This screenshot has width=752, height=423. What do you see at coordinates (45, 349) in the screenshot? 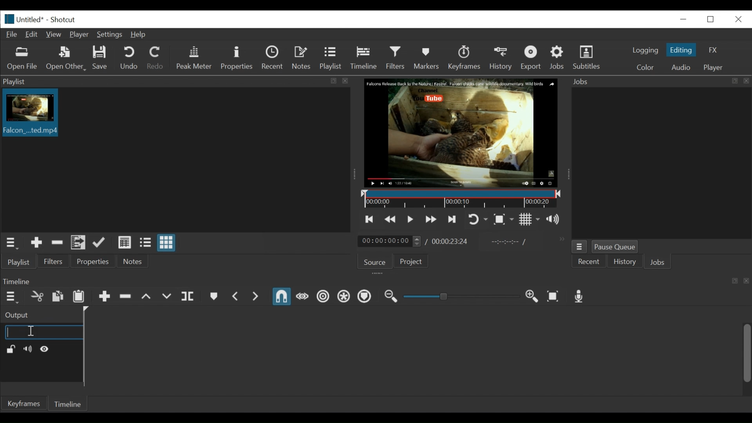
I see `Hide` at bounding box center [45, 349].